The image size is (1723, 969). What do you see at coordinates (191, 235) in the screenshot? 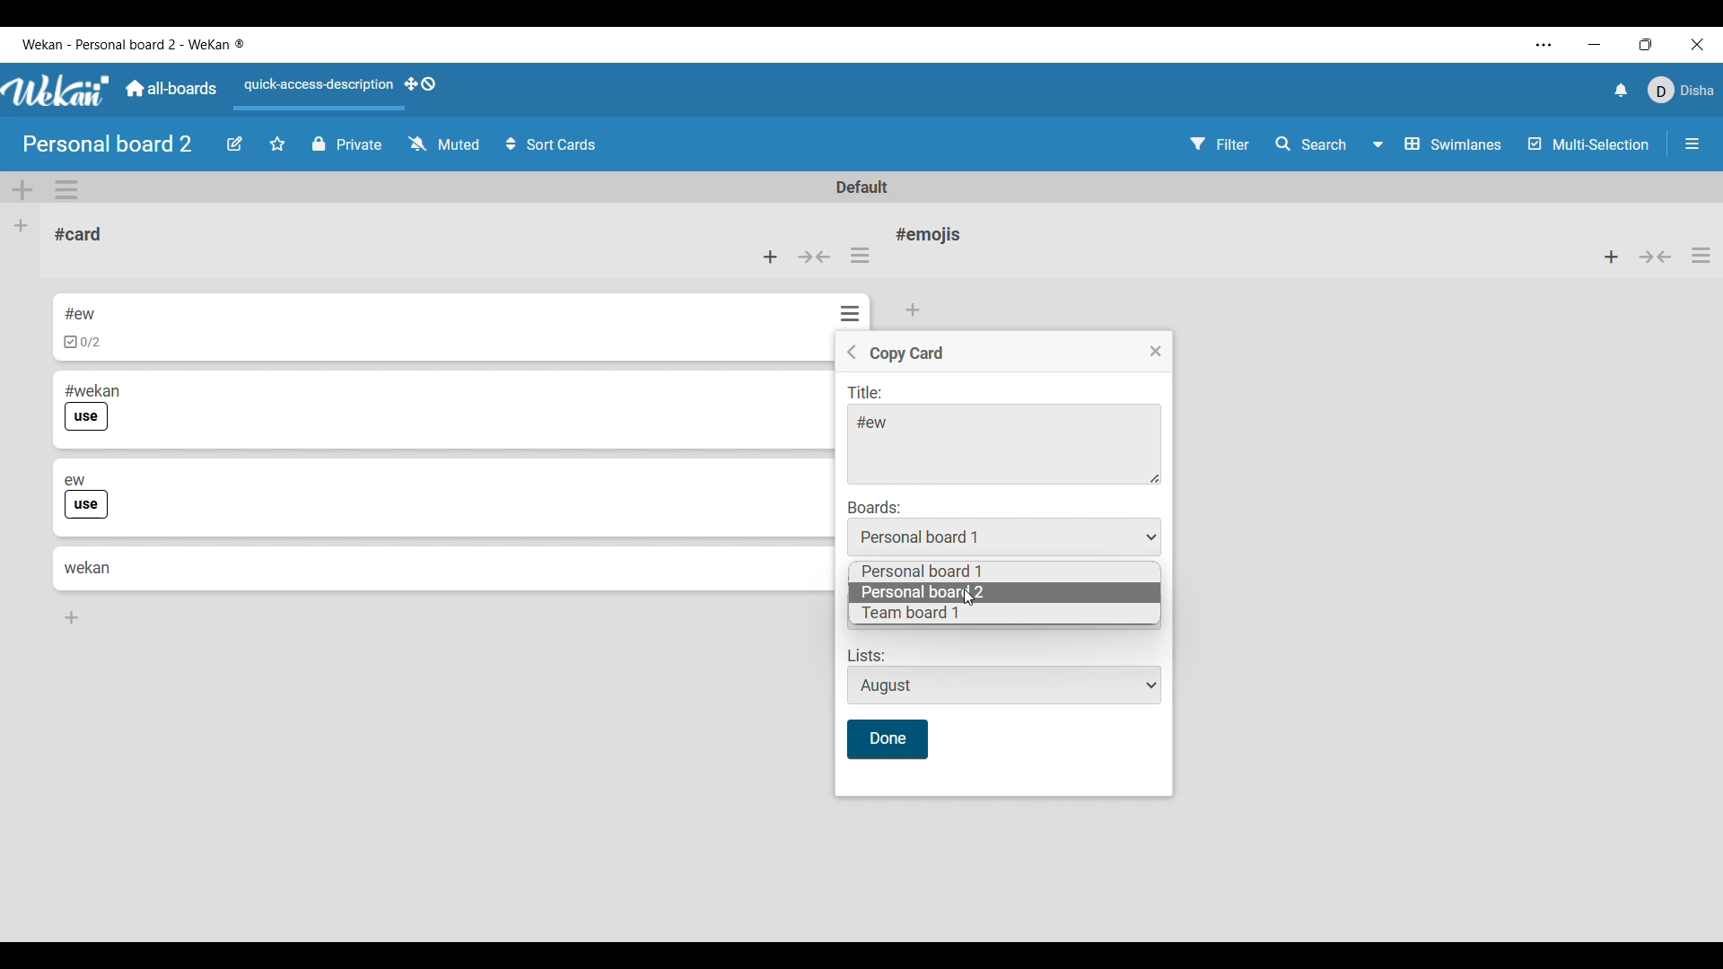
I see `Current list` at bounding box center [191, 235].